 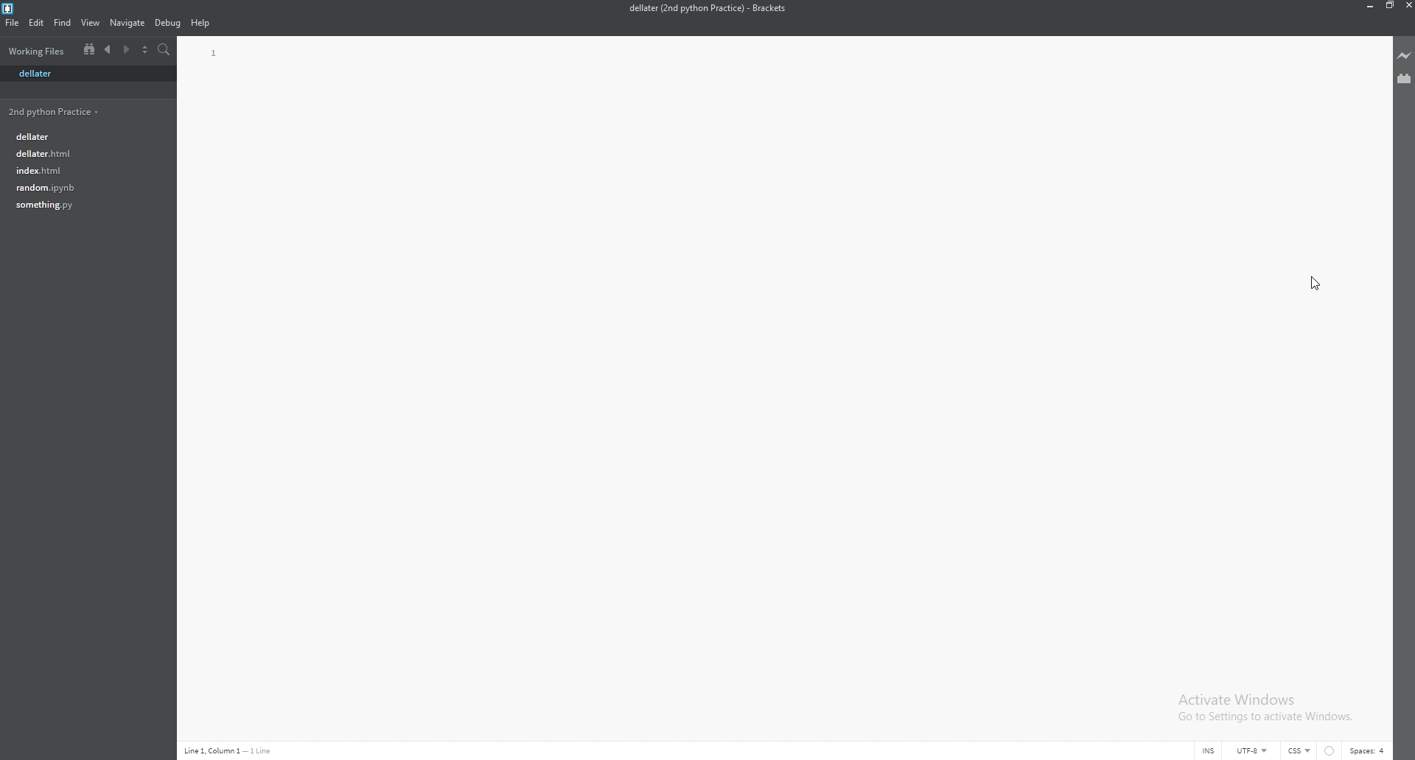 I want to click on help, so click(x=201, y=24).